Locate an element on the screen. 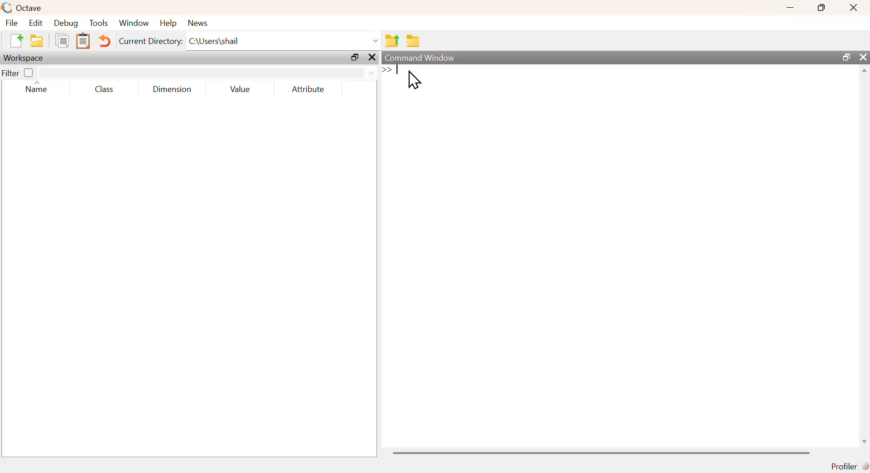  command window is located at coordinates (420, 56).